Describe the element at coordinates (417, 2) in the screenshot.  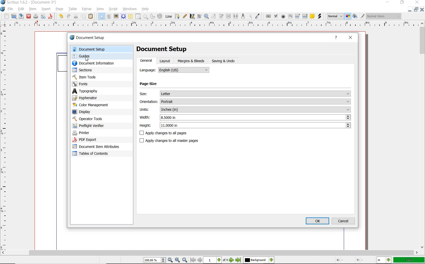
I see `close` at that location.